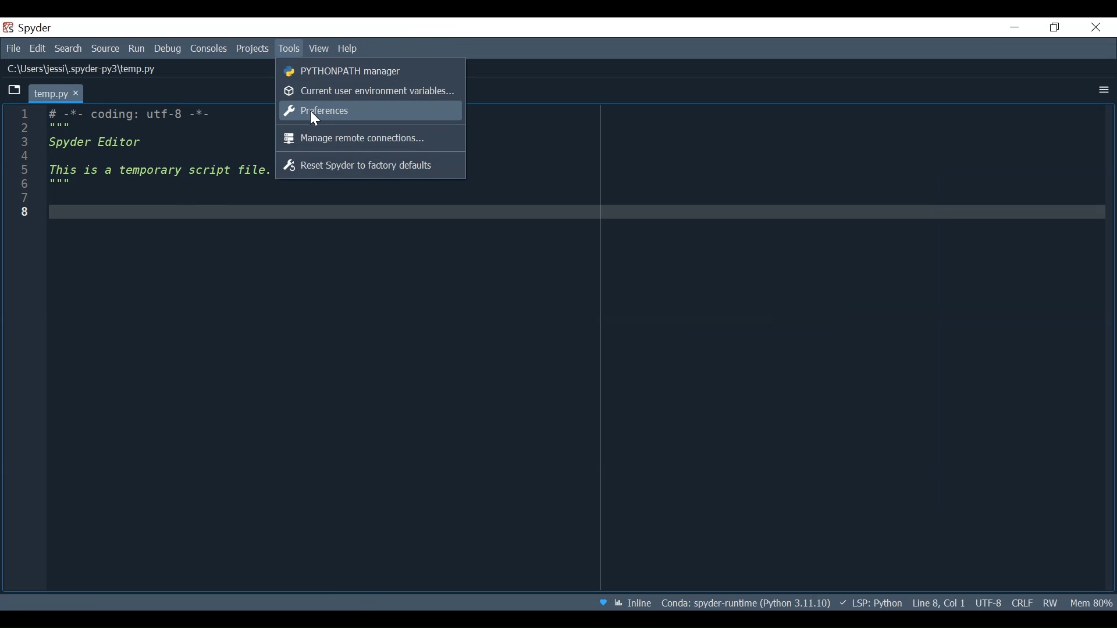 Image resolution: width=1117 pixels, height=628 pixels. Describe the element at coordinates (1090, 603) in the screenshot. I see `Memory Usage` at that location.